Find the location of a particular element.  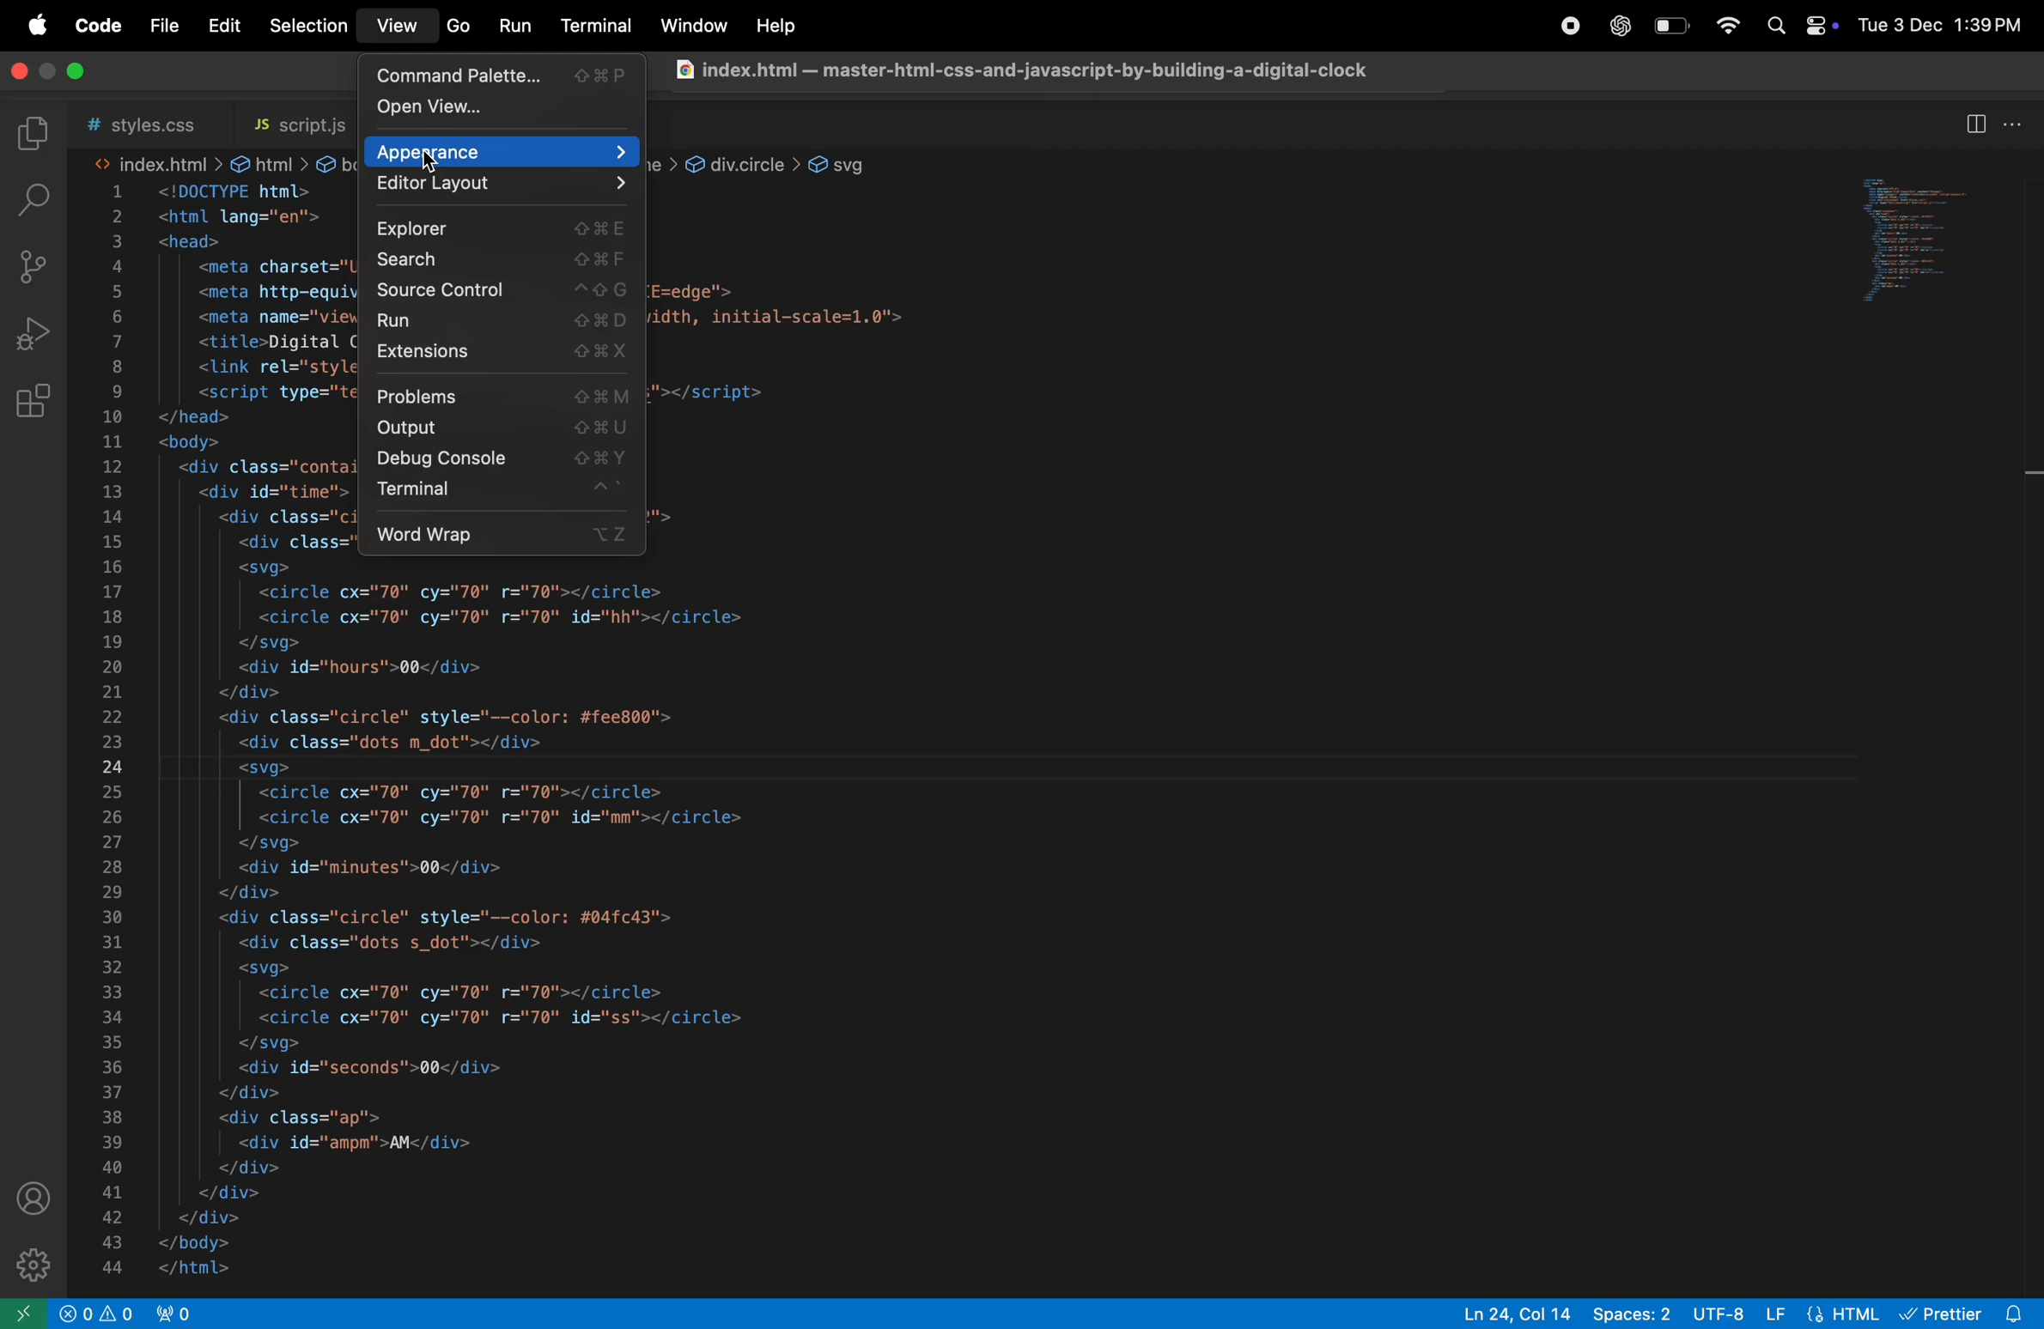

ln col is located at coordinates (1506, 1314).